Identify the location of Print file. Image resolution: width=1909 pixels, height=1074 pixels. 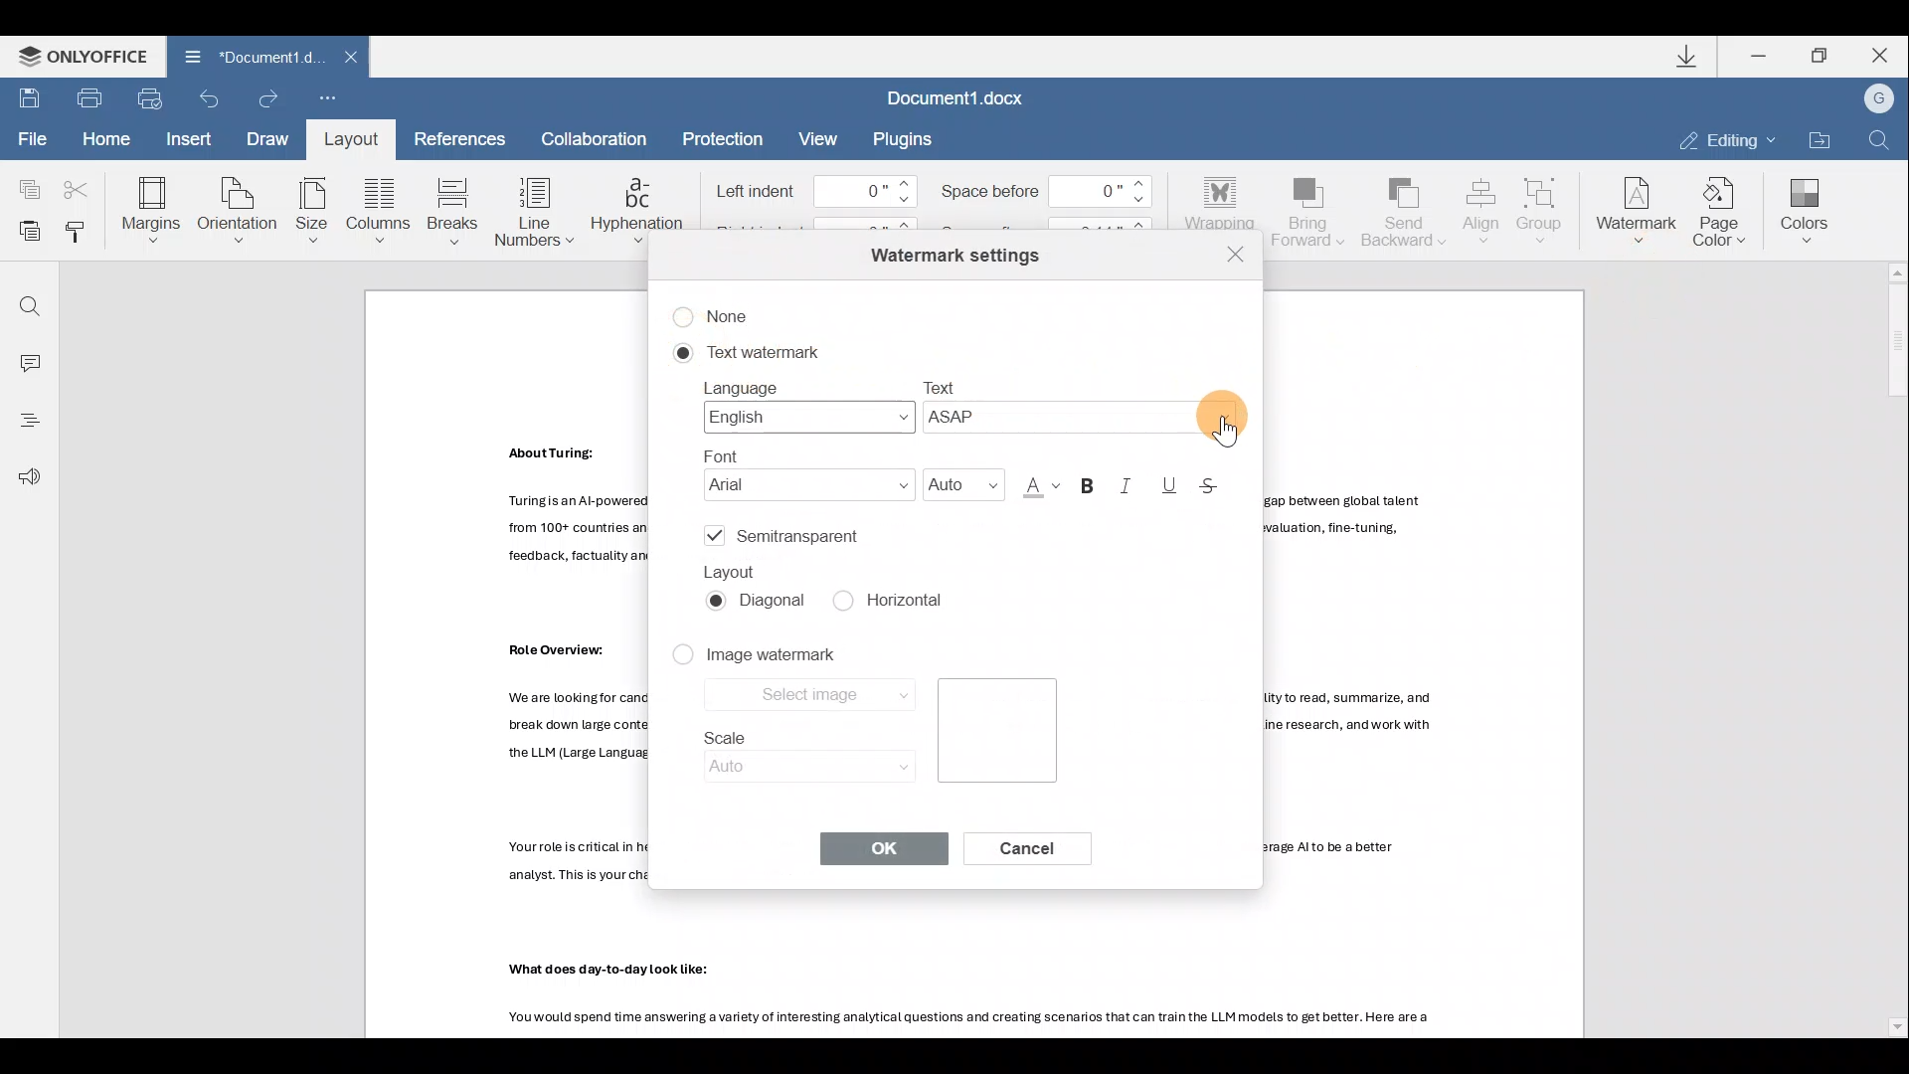
(84, 99).